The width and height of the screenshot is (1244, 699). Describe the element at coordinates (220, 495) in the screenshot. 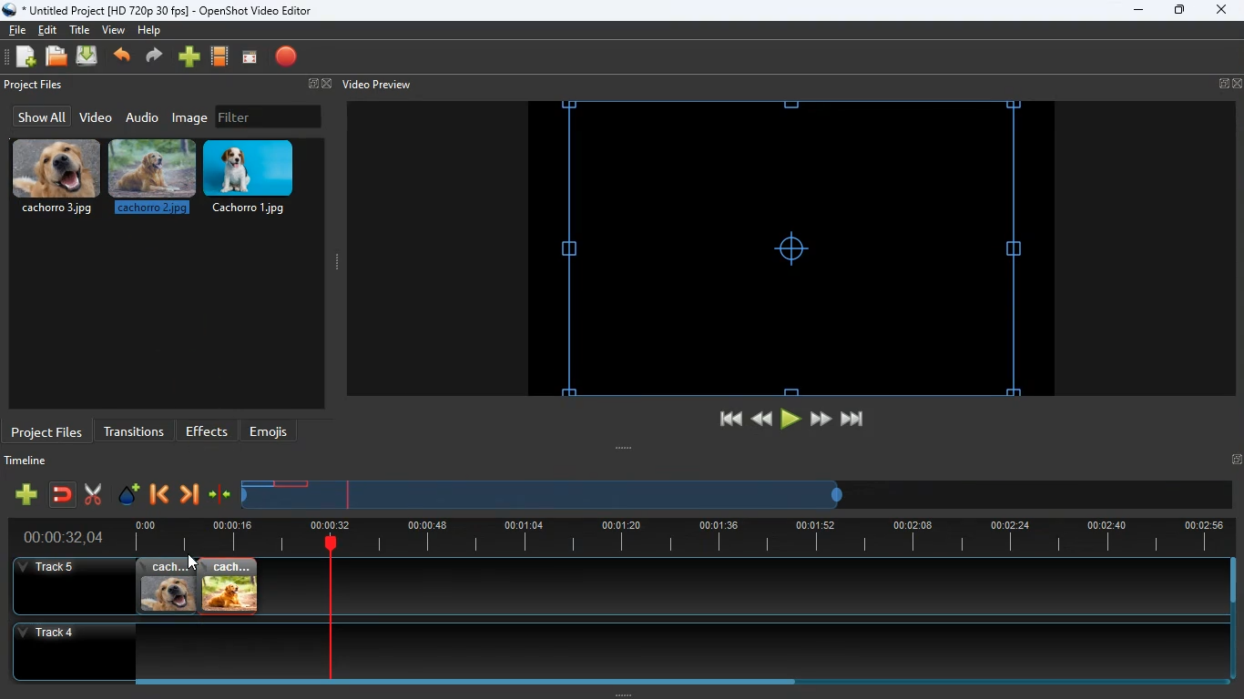

I see `compress` at that location.